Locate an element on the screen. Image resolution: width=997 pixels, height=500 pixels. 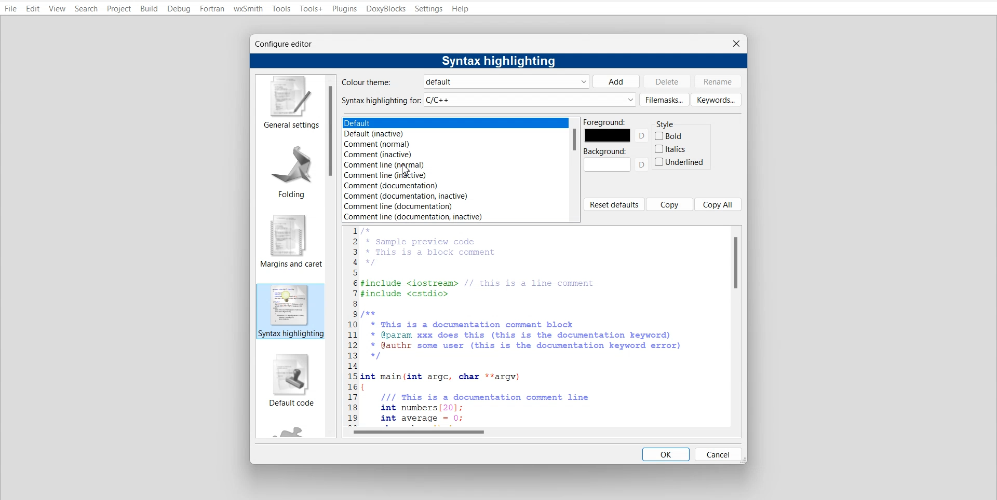
Reset default is located at coordinates (614, 204).